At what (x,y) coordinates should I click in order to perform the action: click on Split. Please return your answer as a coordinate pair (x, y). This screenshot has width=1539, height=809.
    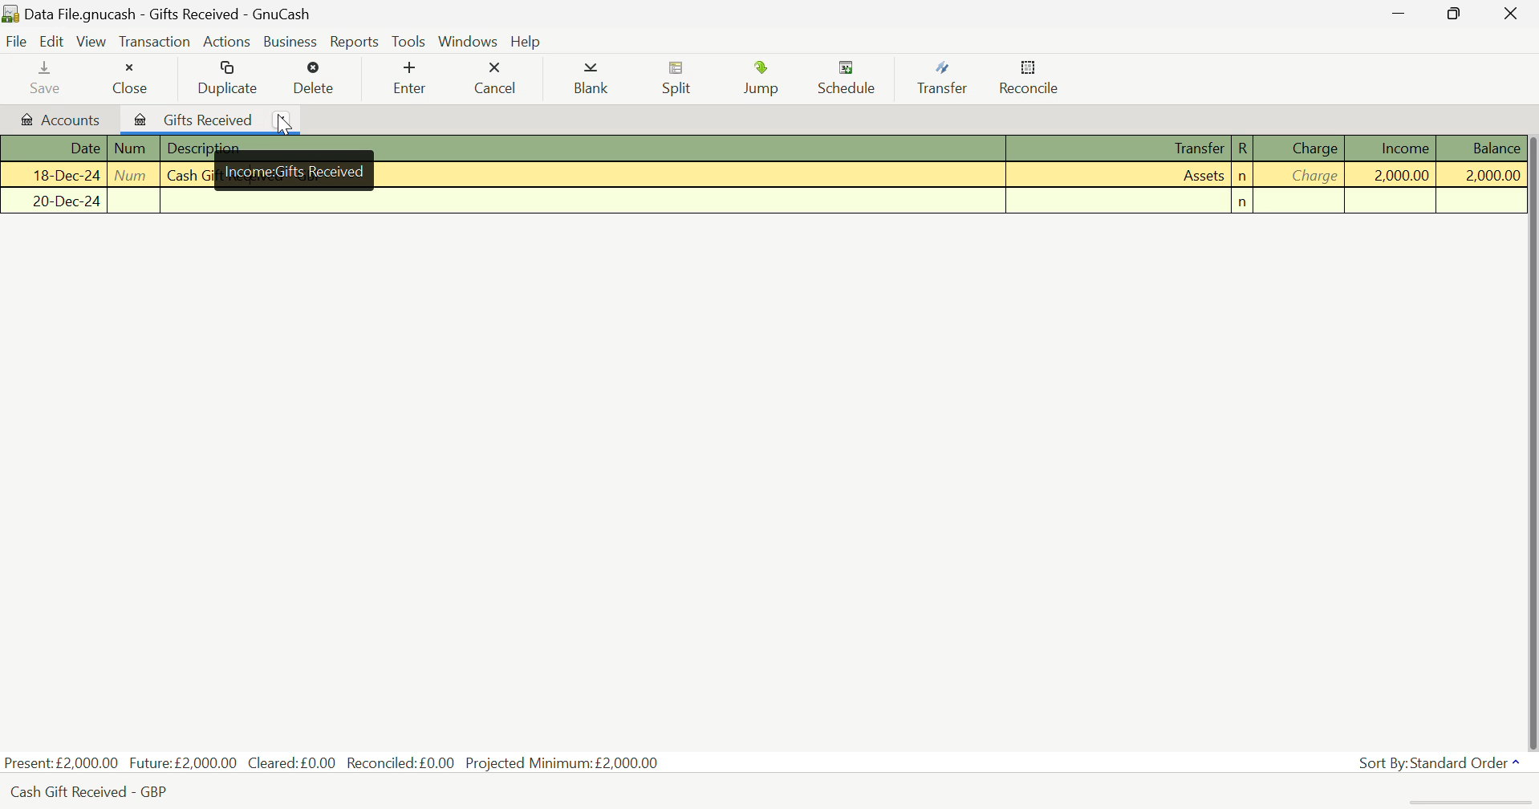
    Looking at the image, I should click on (678, 80).